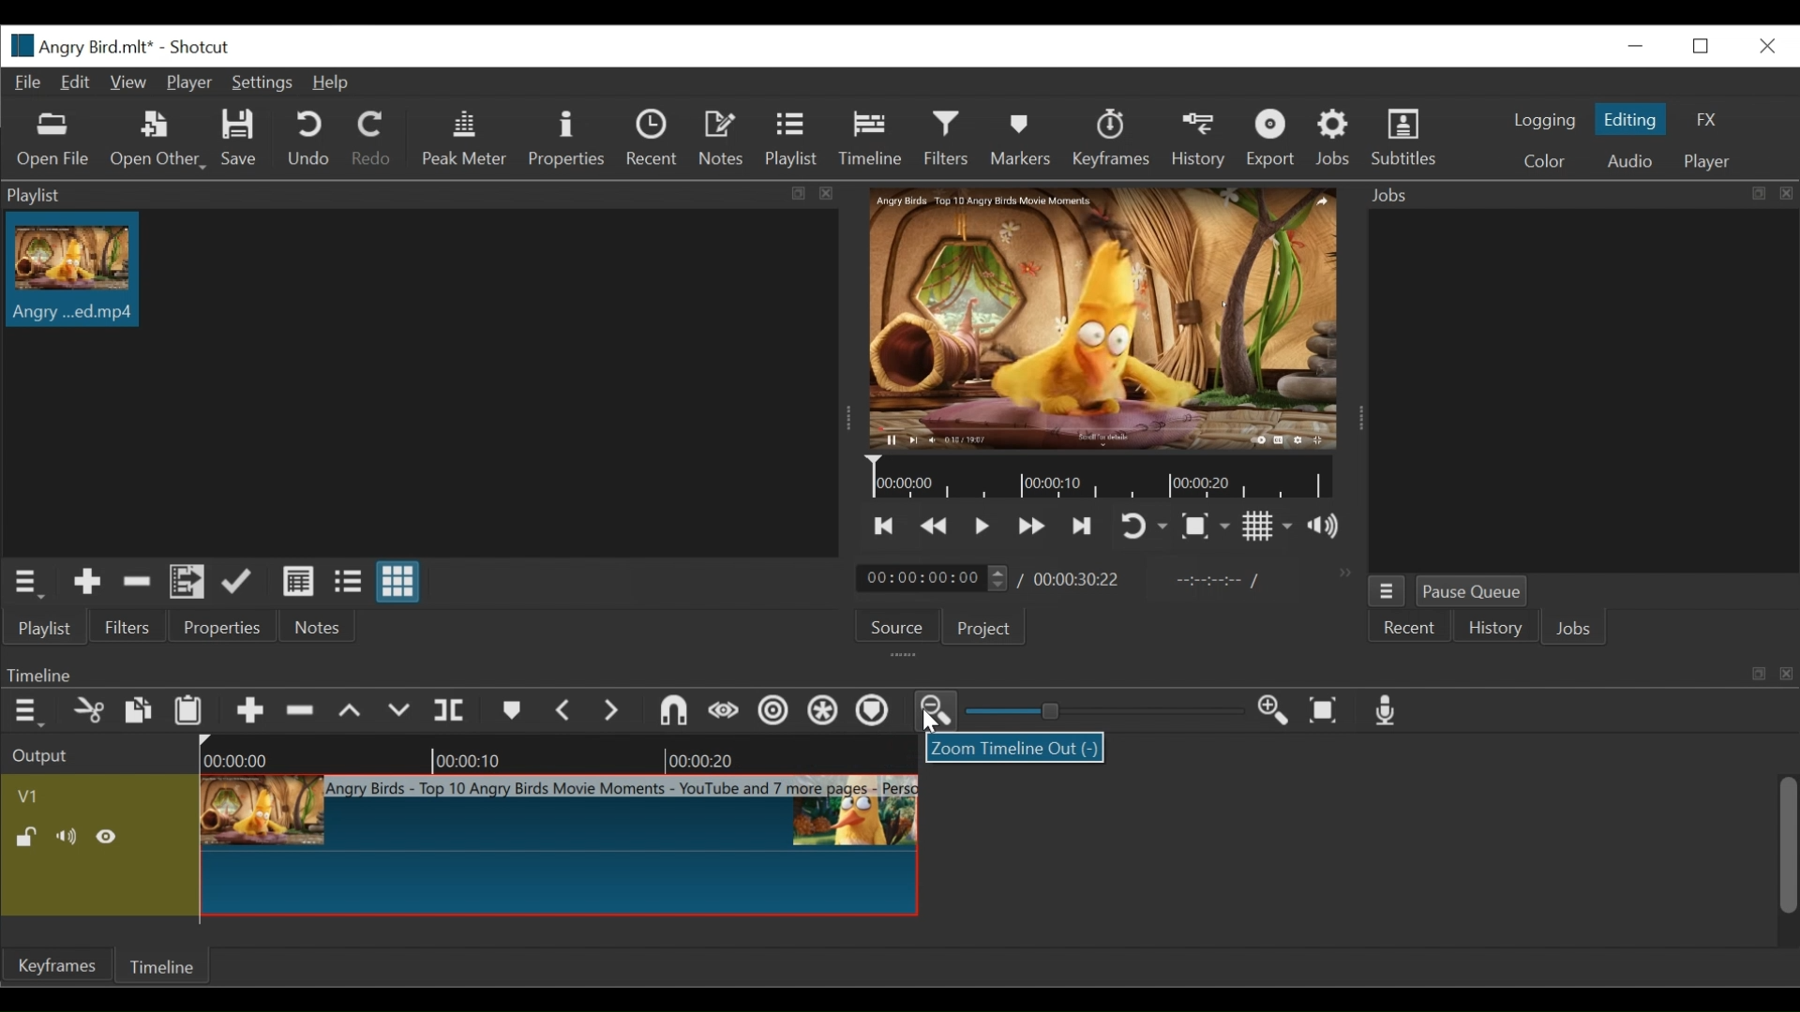 The height and width of the screenshot is (1012, 1800). Describe the element at coordinates (26, 82) in the screenshot. I see `File` at that location.